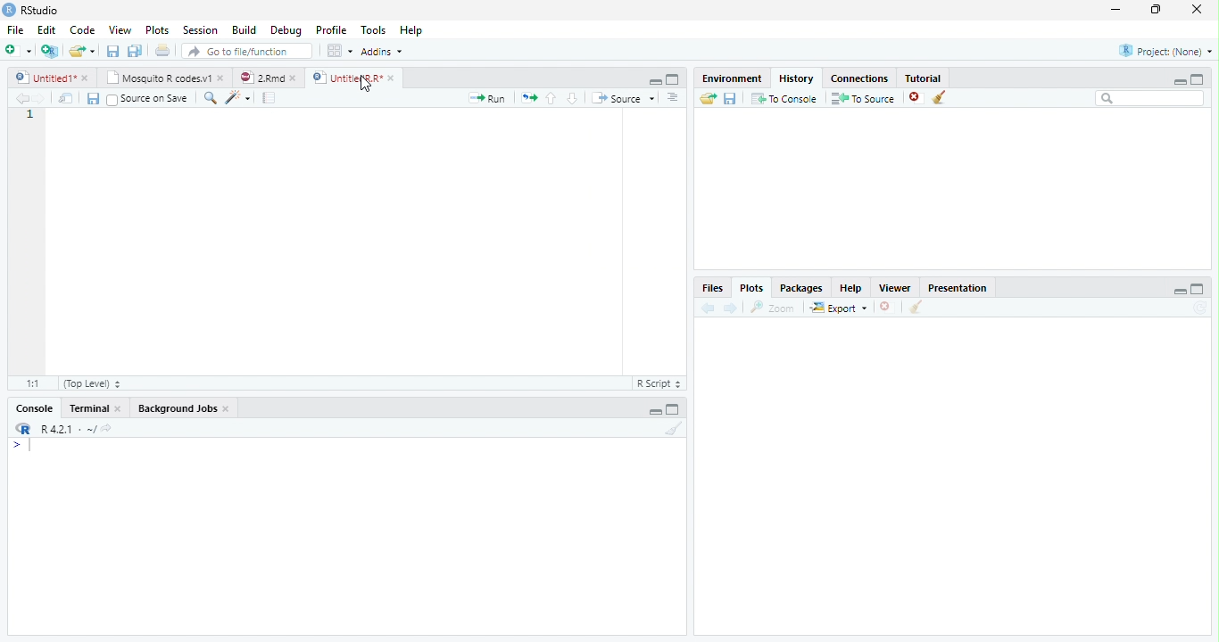 The image size is (1219, 642). What do you see at coordinates (797, 78) in the screenshot?
I see `History` at bounding box center [797, 78].